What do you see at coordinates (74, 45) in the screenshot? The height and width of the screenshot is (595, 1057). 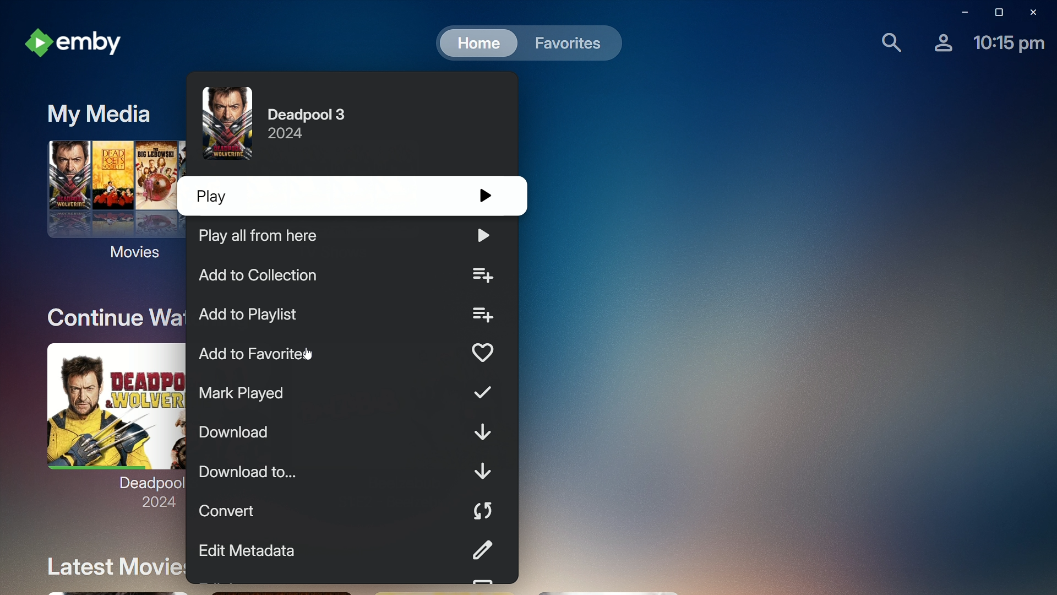 I see `emby` at bounding box center [74, 45].